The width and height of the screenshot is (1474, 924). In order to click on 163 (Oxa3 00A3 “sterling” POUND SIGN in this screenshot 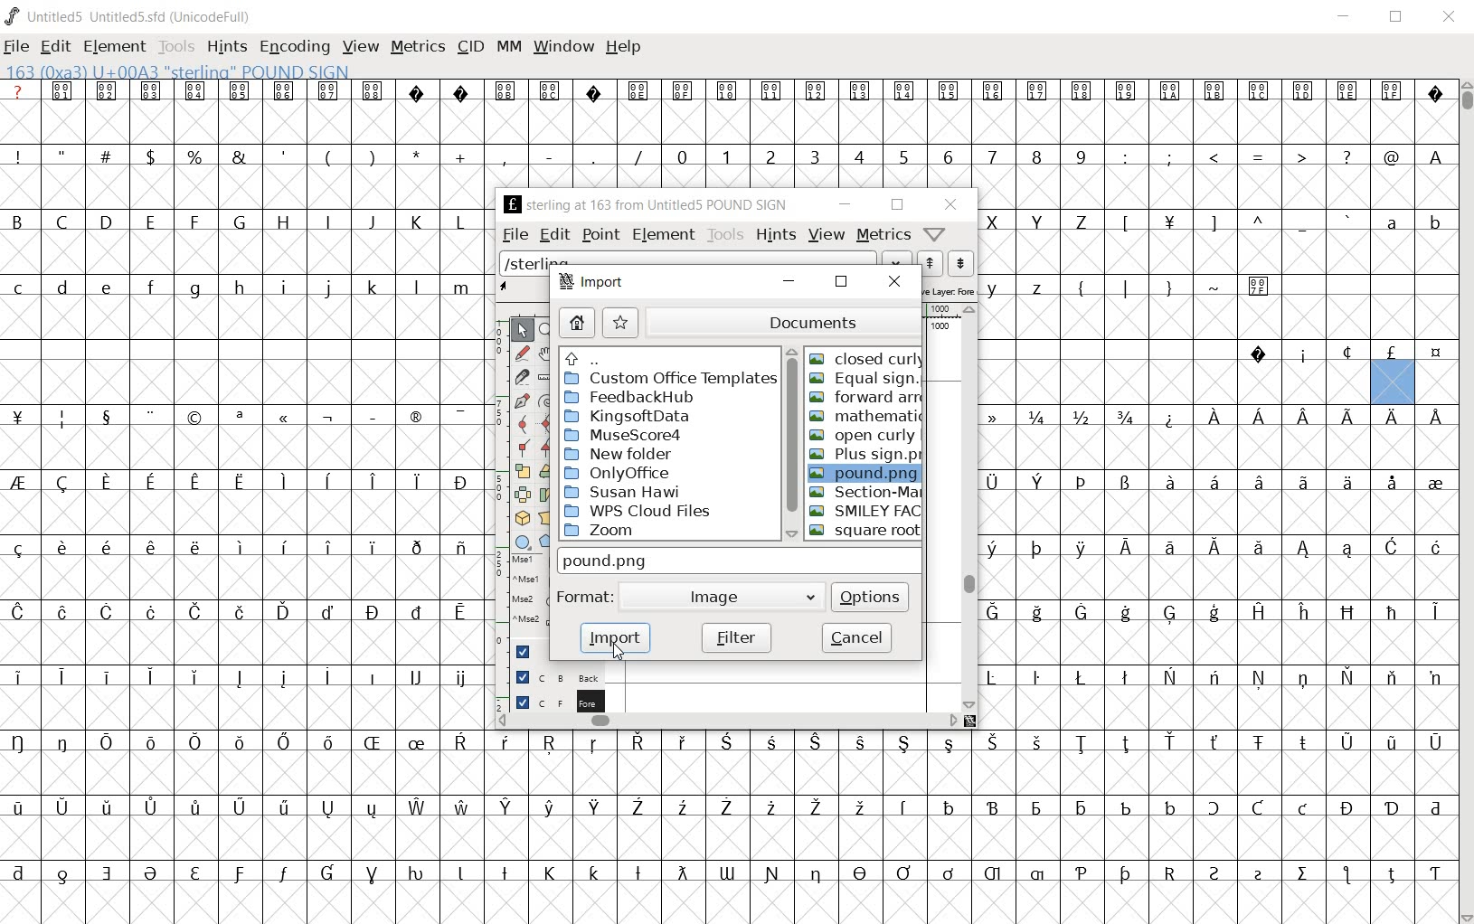, I will do `click(184, 70)`.